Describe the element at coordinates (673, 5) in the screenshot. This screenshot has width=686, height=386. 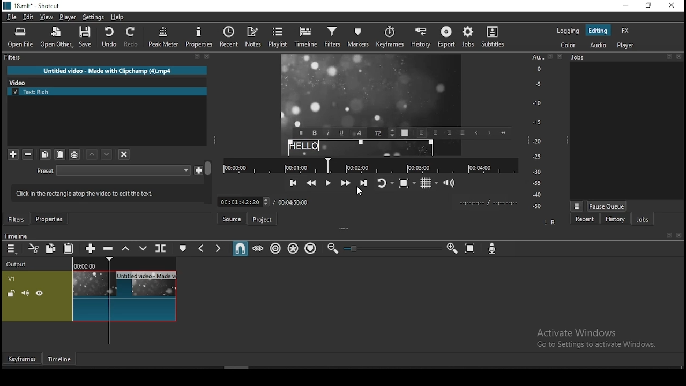
I see `close window` at that location.